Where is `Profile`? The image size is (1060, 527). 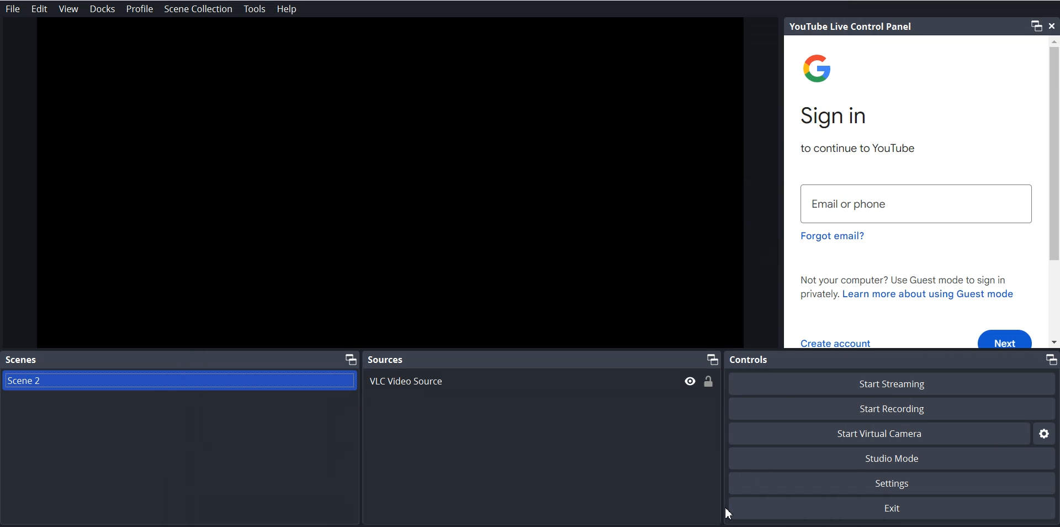
Profile is located at coordinates (140, 9).